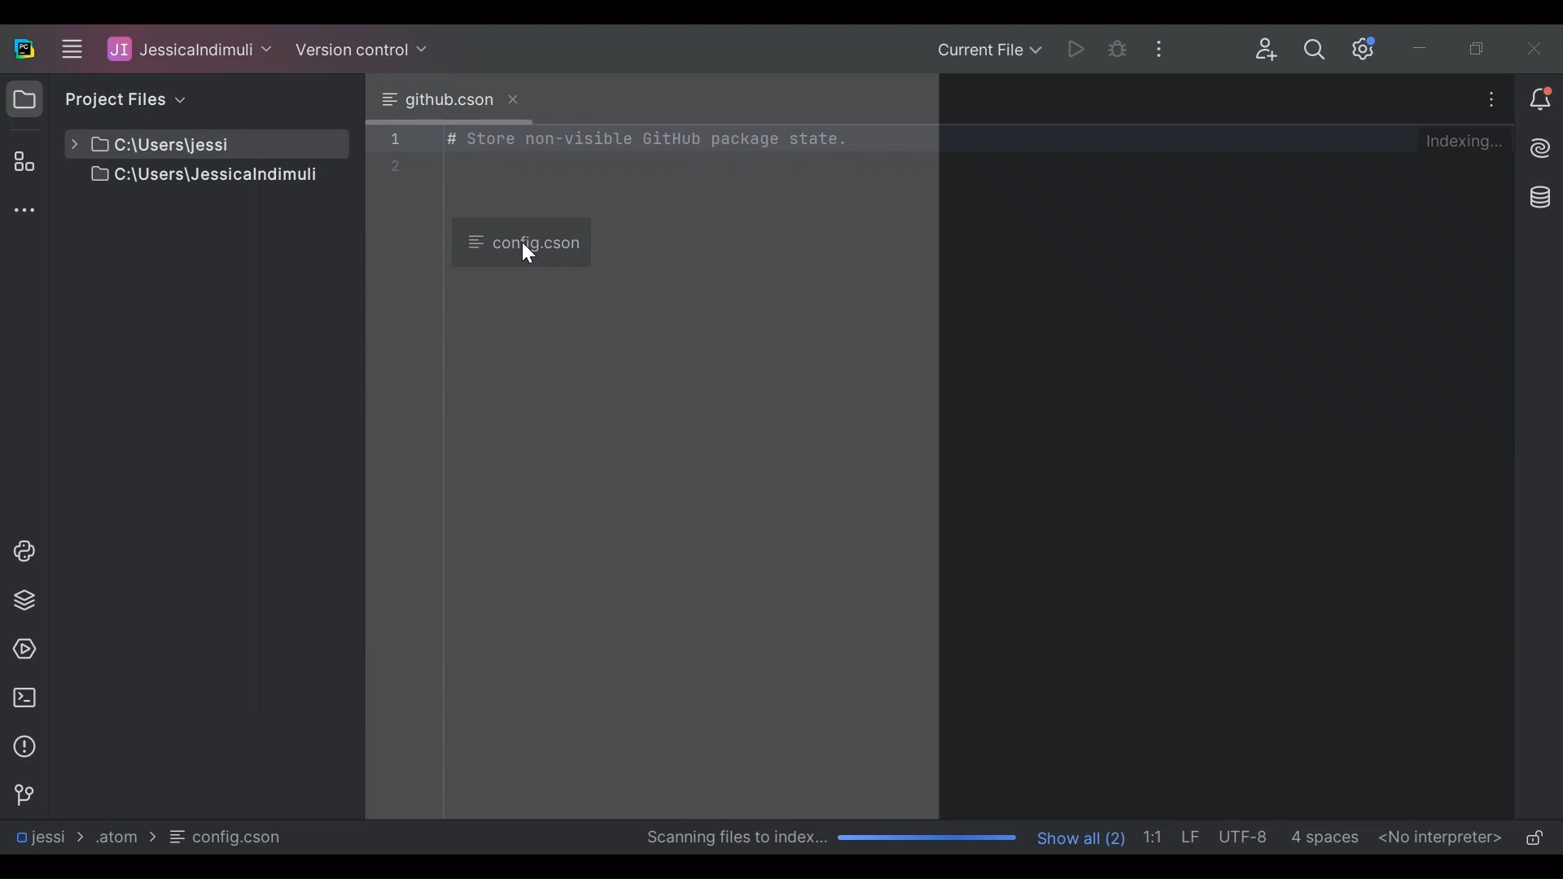 This screenshot has width=1563, height=879. I want to click on Current File, so click(988, 50).